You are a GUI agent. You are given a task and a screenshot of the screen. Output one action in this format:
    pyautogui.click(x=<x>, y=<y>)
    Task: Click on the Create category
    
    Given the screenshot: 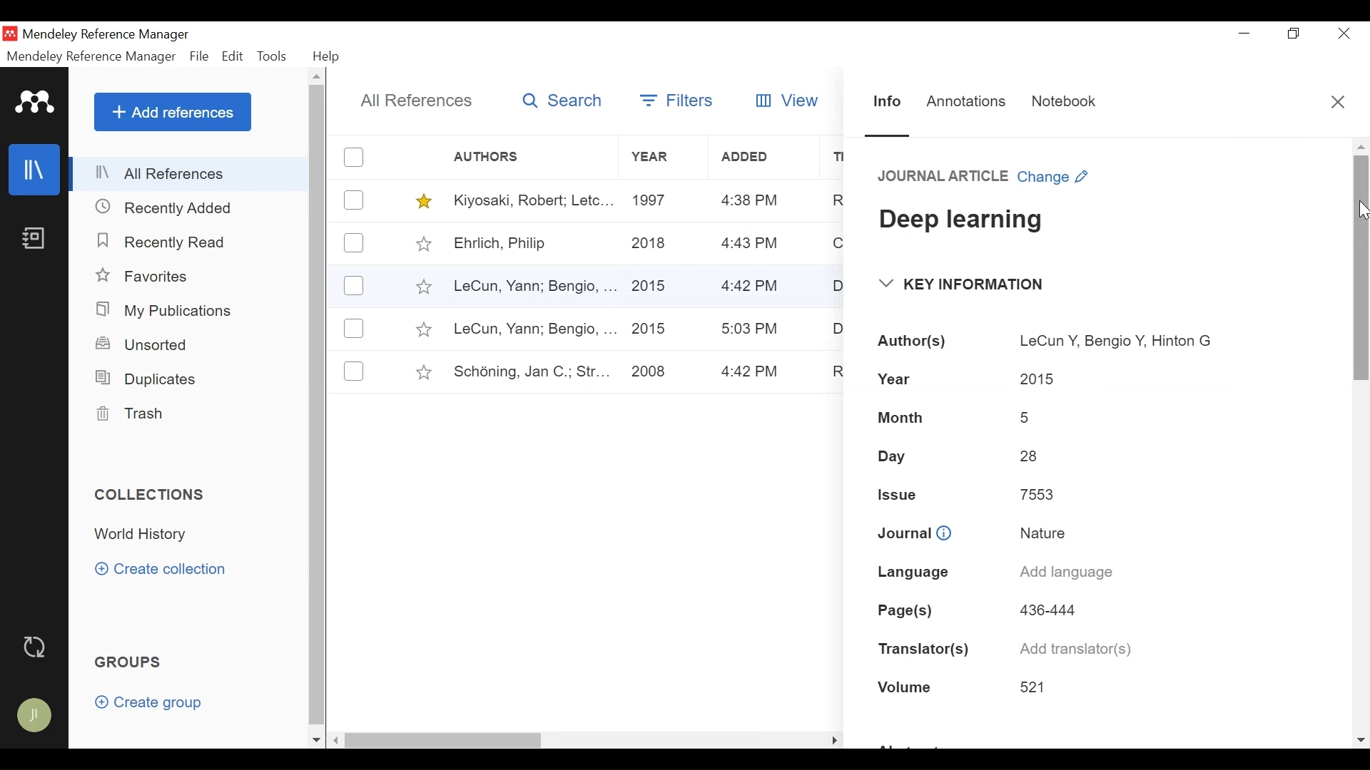 What is the action you would take?
    pyautogui.click(x=162, y=568)
    